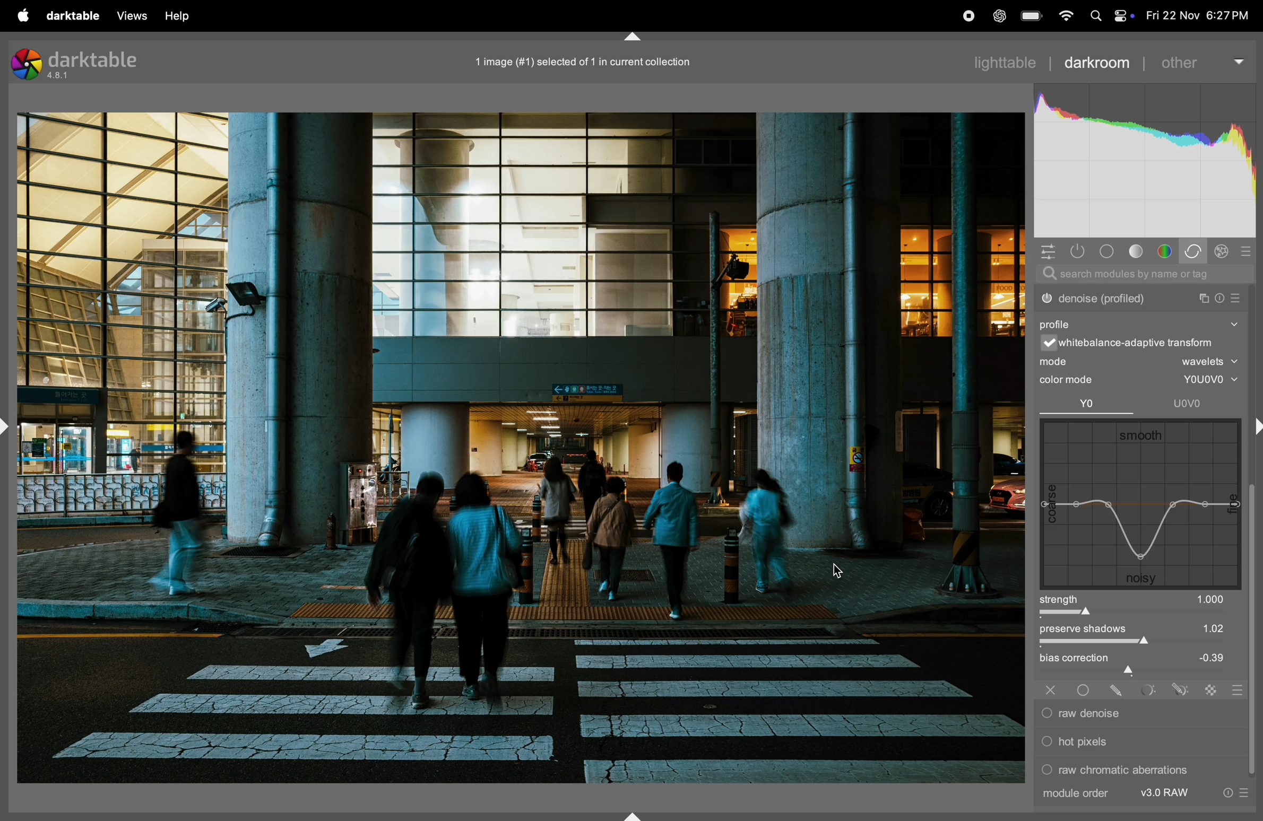 This screenshot has height=821, width=1263. What do you see at coordinates (1145, 275) in the screenshot?
I see `searchbar` at bounding box center [1145, 275].